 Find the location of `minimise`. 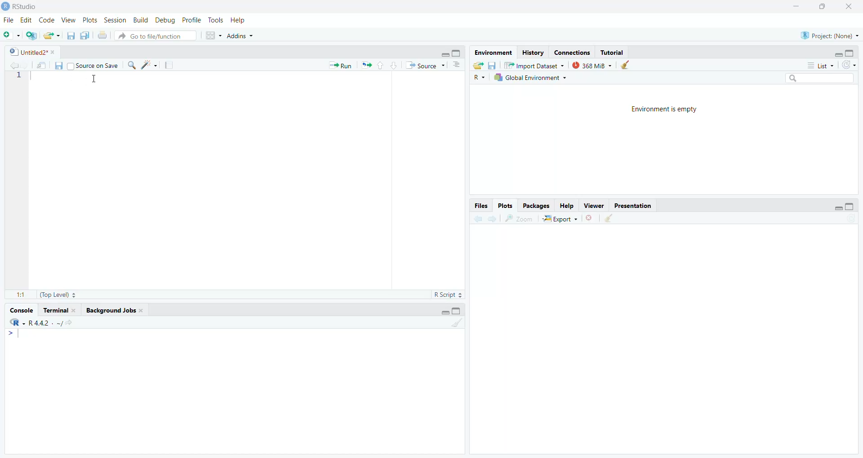

minimise is located at coordinates (834, 54).